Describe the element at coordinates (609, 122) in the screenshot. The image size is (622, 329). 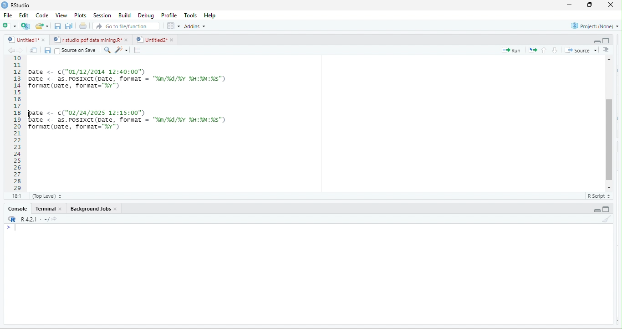
I see `vertical scroll bar` at that location.